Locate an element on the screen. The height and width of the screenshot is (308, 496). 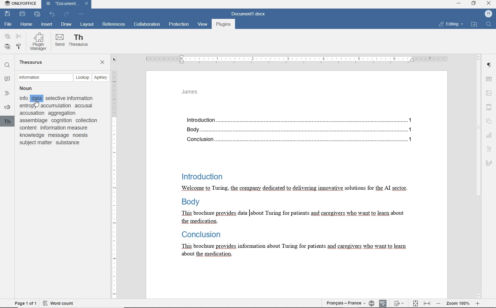
th is located at coordinates (7, 122).